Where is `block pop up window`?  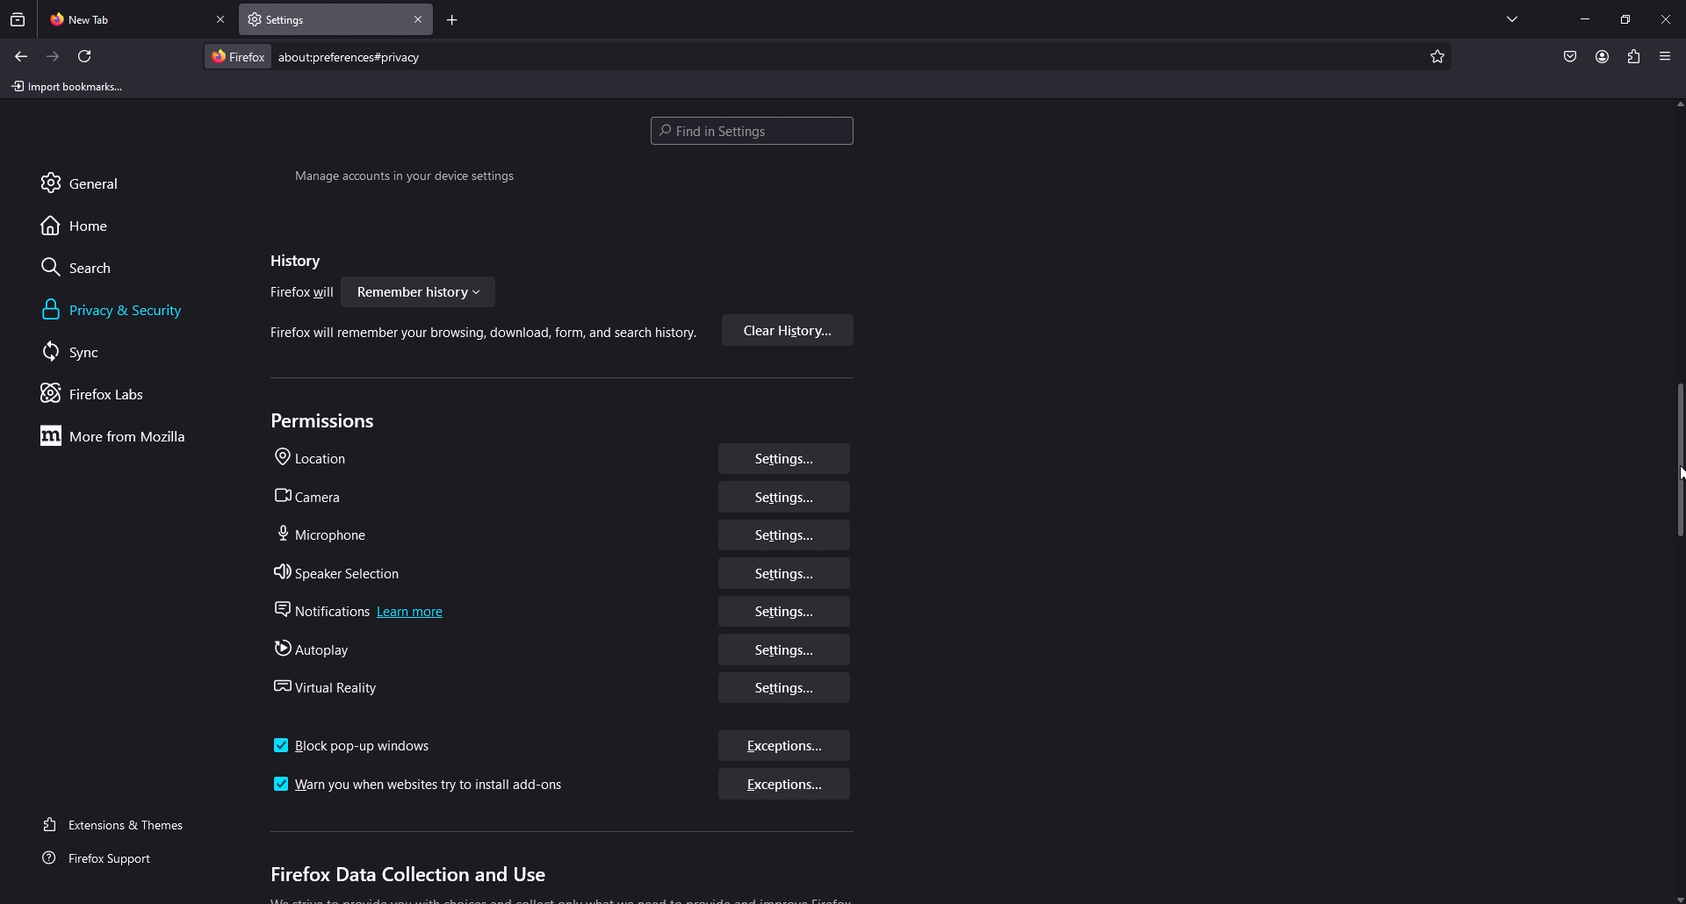
block pop up window is located at coordinates (355, 746).